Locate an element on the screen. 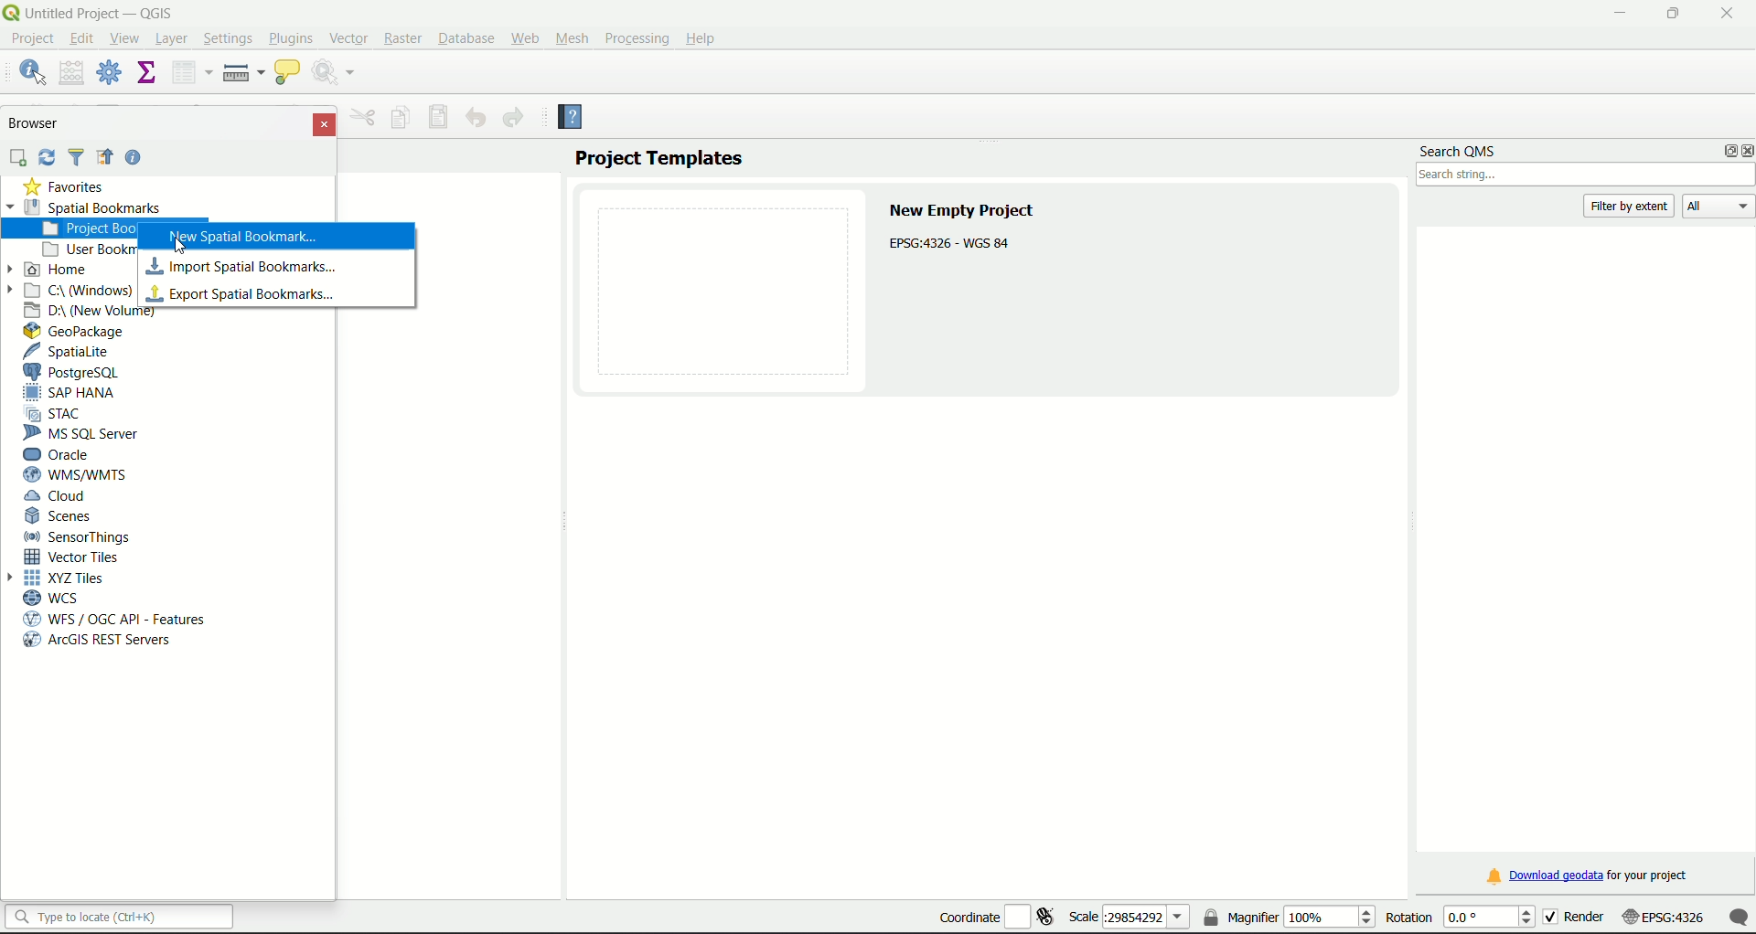  Filter is located at coordinates (77, 158).